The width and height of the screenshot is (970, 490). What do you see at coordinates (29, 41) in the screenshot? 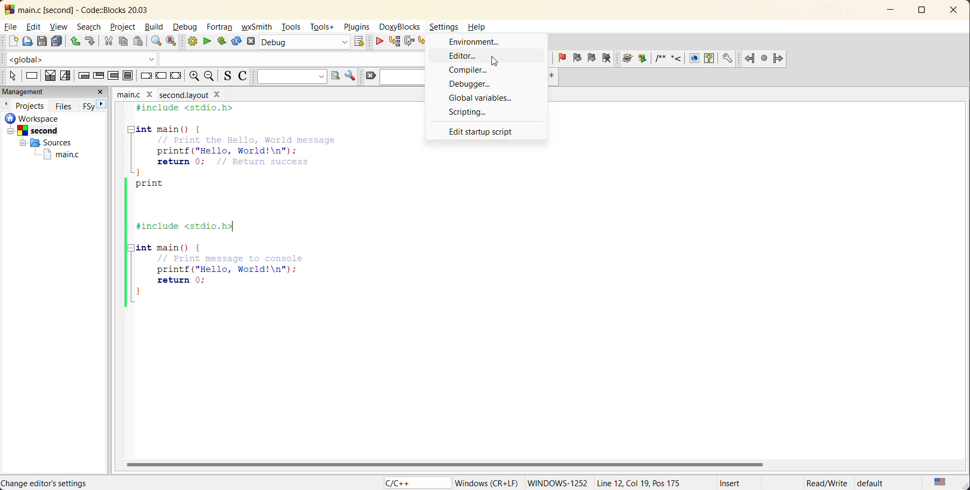
I see `open` at bounding box center [29, 41].